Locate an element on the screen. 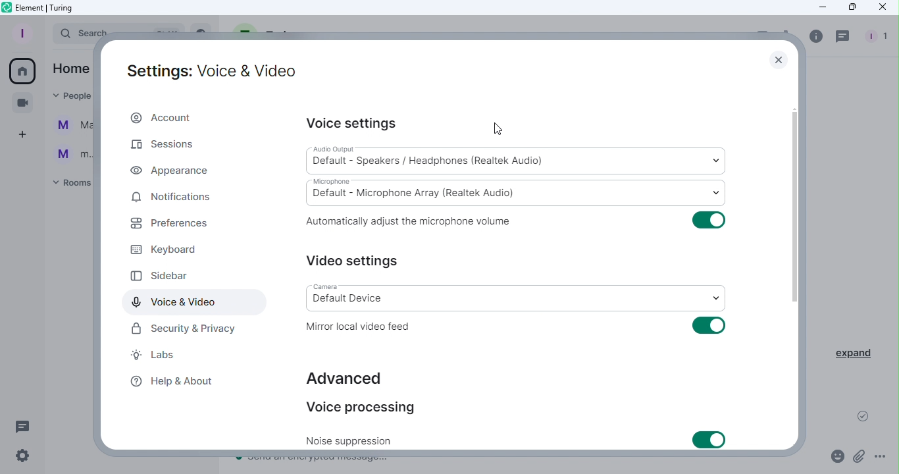 This screenshot has width=899, height=474. Voice and video is located at coordinates (184, 302).